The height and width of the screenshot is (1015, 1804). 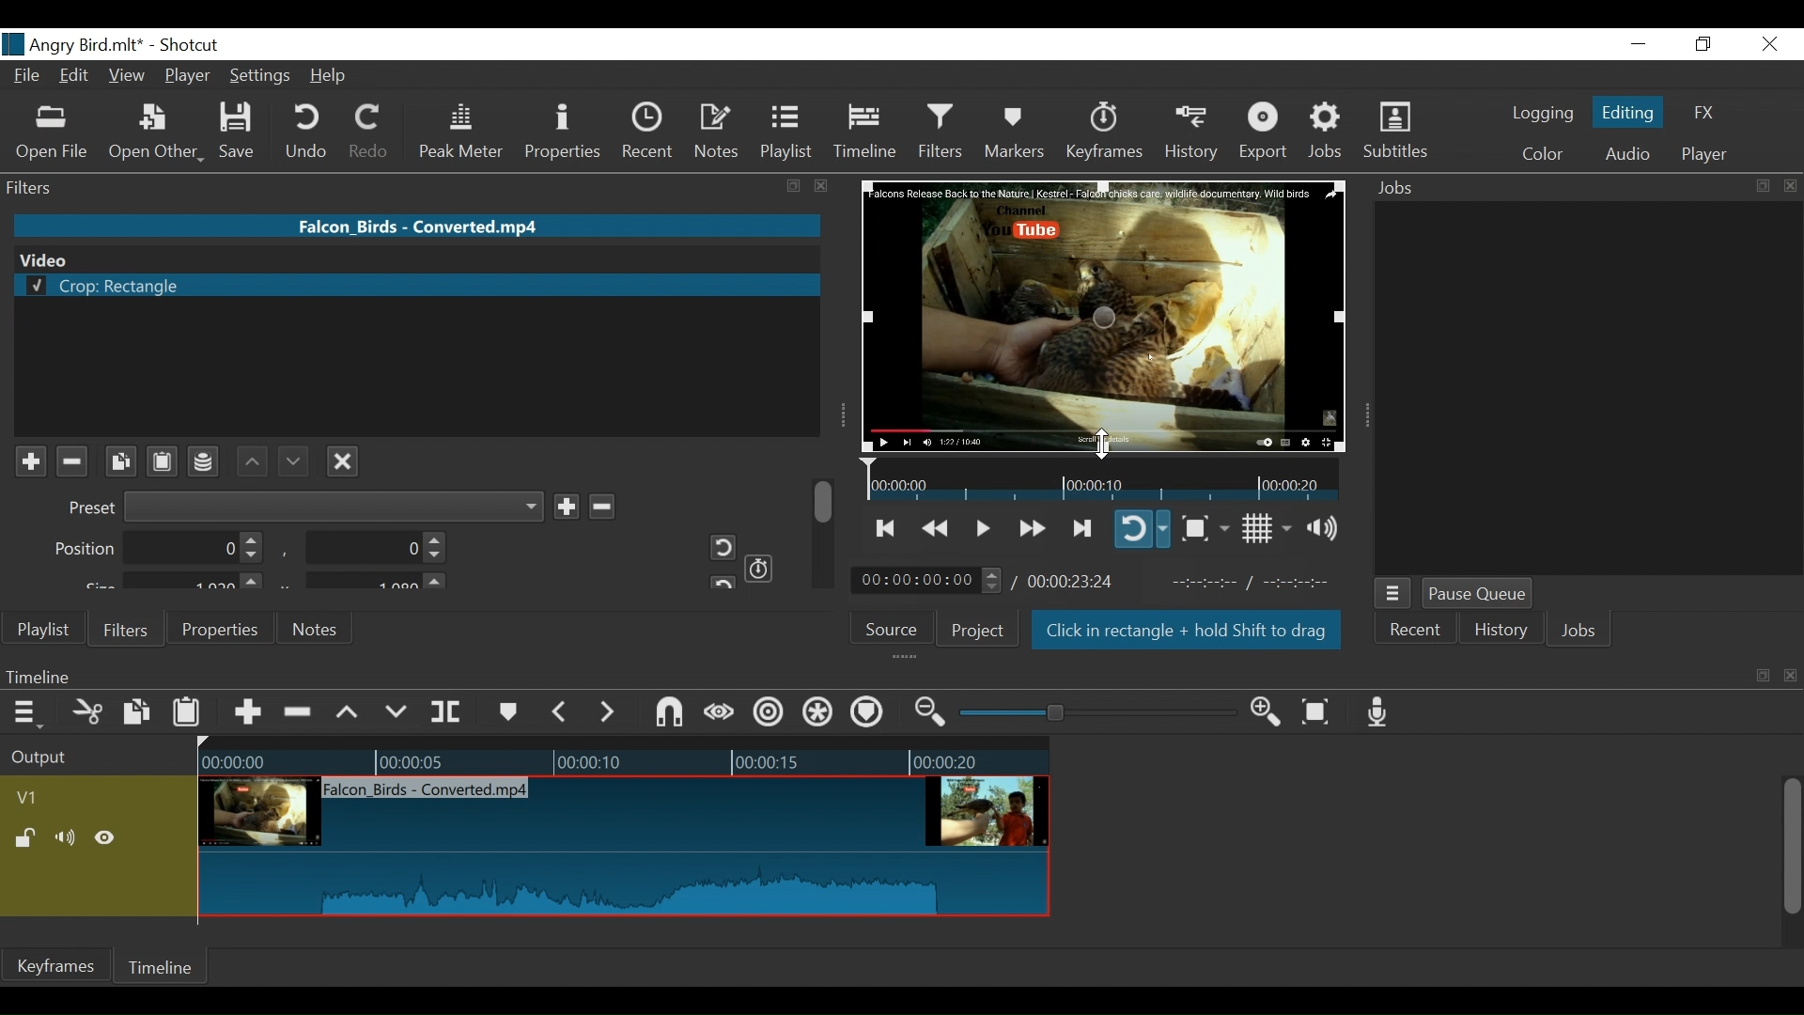 What do you see at coordinates (1104, 315) in the screenshot?
I see `Media Viewer` at bounding box center [1104, 315].